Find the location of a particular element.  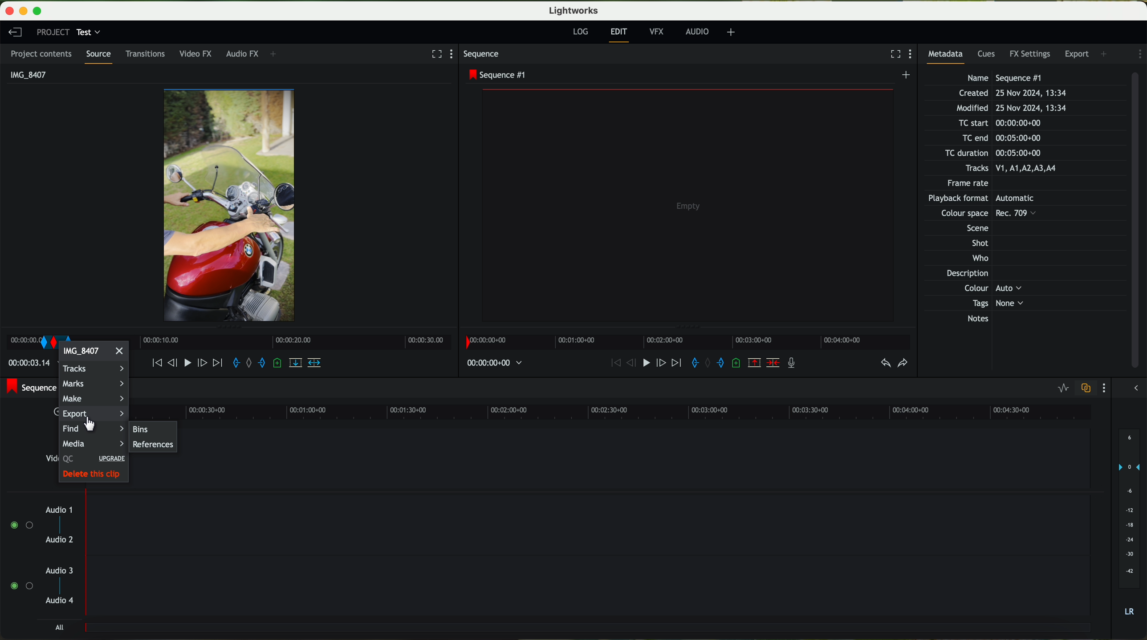

source is located at coordinates (101, 57).